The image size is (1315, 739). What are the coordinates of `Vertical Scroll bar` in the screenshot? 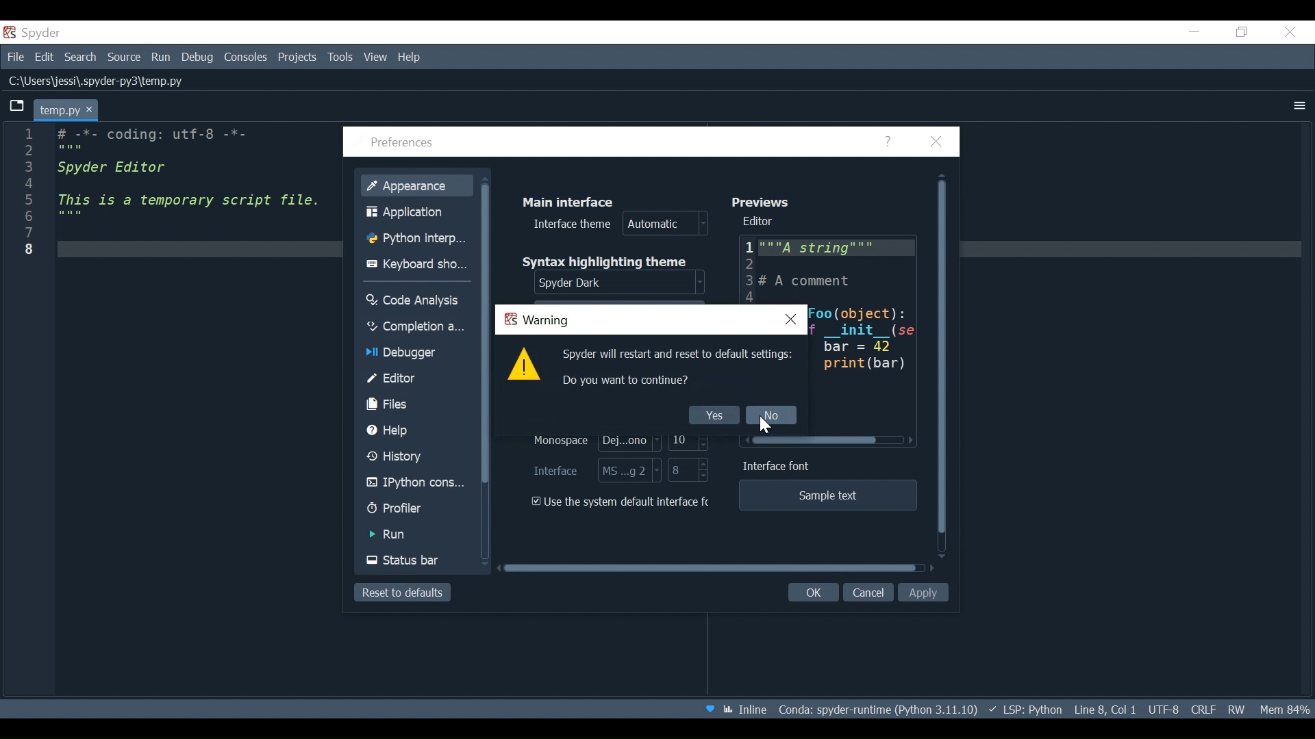 It's located at (488, 335).